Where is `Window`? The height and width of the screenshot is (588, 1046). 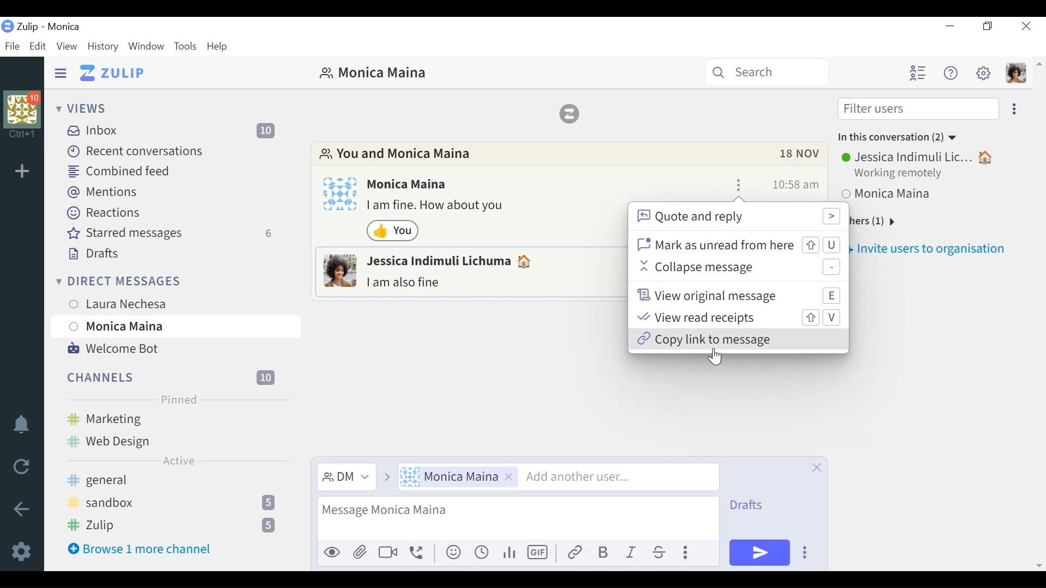
Window is located at coordinates (147, 47).